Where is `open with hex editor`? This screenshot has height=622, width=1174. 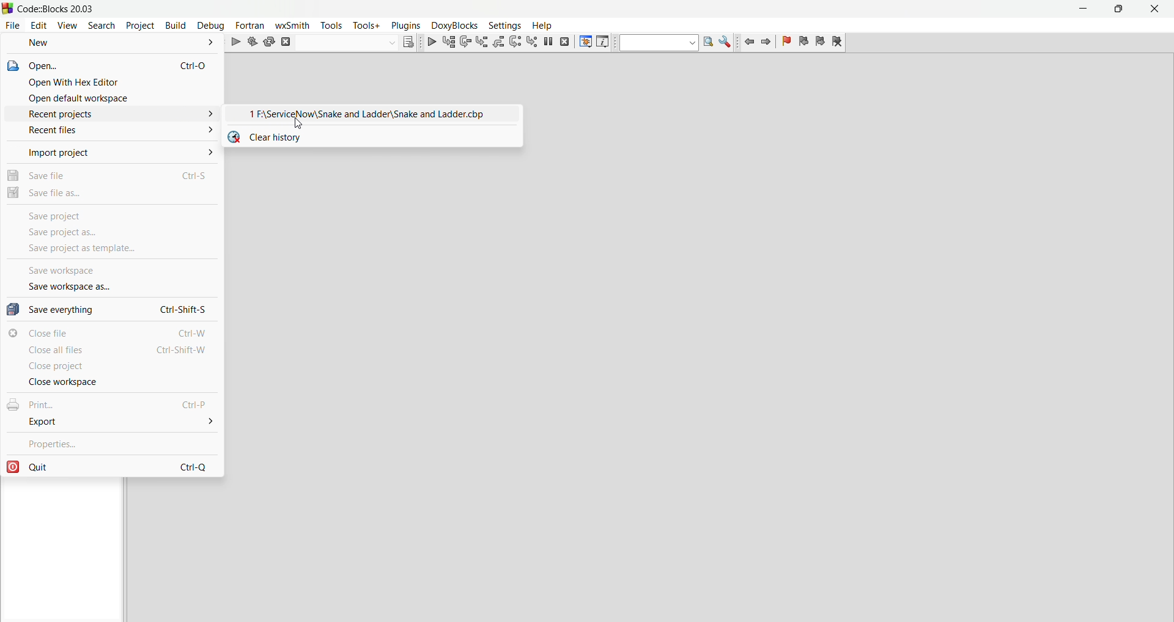
open with hex editor is located at coordinates (113, 81).